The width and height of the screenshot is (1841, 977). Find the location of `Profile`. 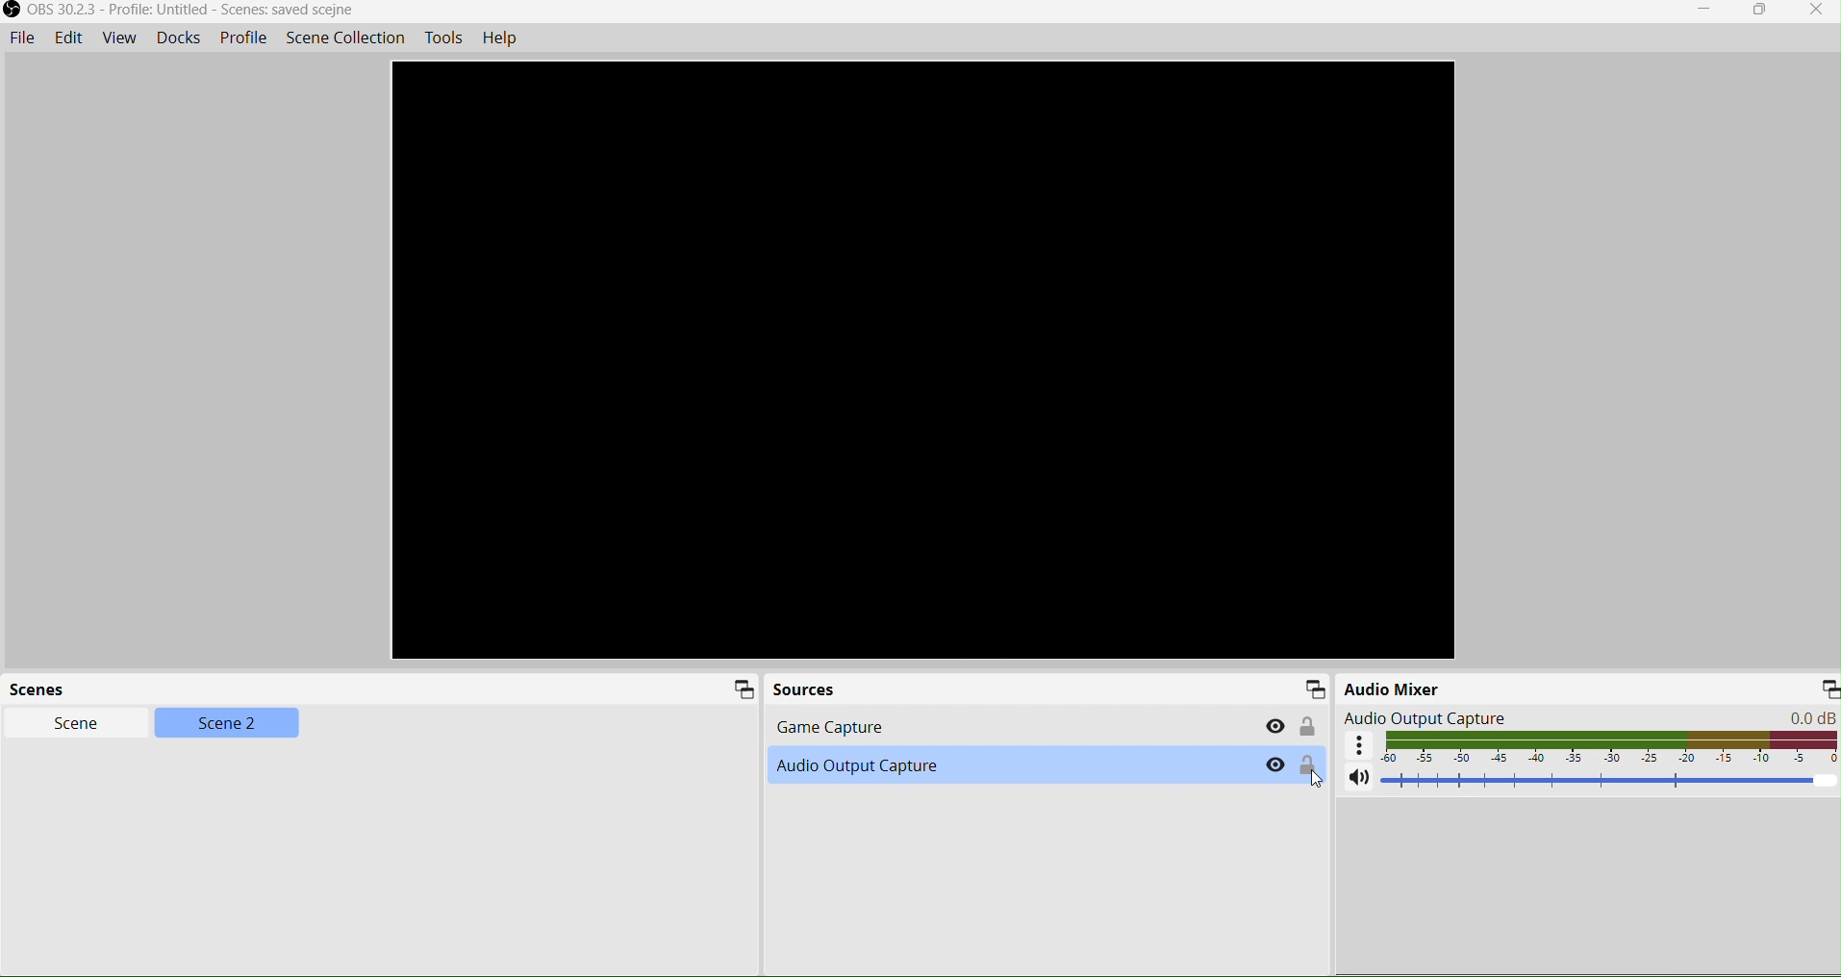

Profile is located at coordinates (241, 40).